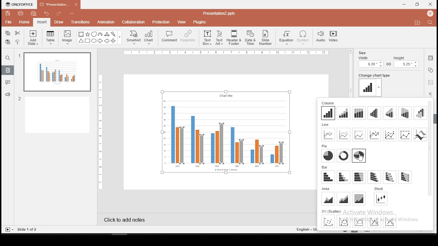 The image size is (438, 246). Describe the element at coordinates (168, 38) in the screenshot. I see `comment` at that location.